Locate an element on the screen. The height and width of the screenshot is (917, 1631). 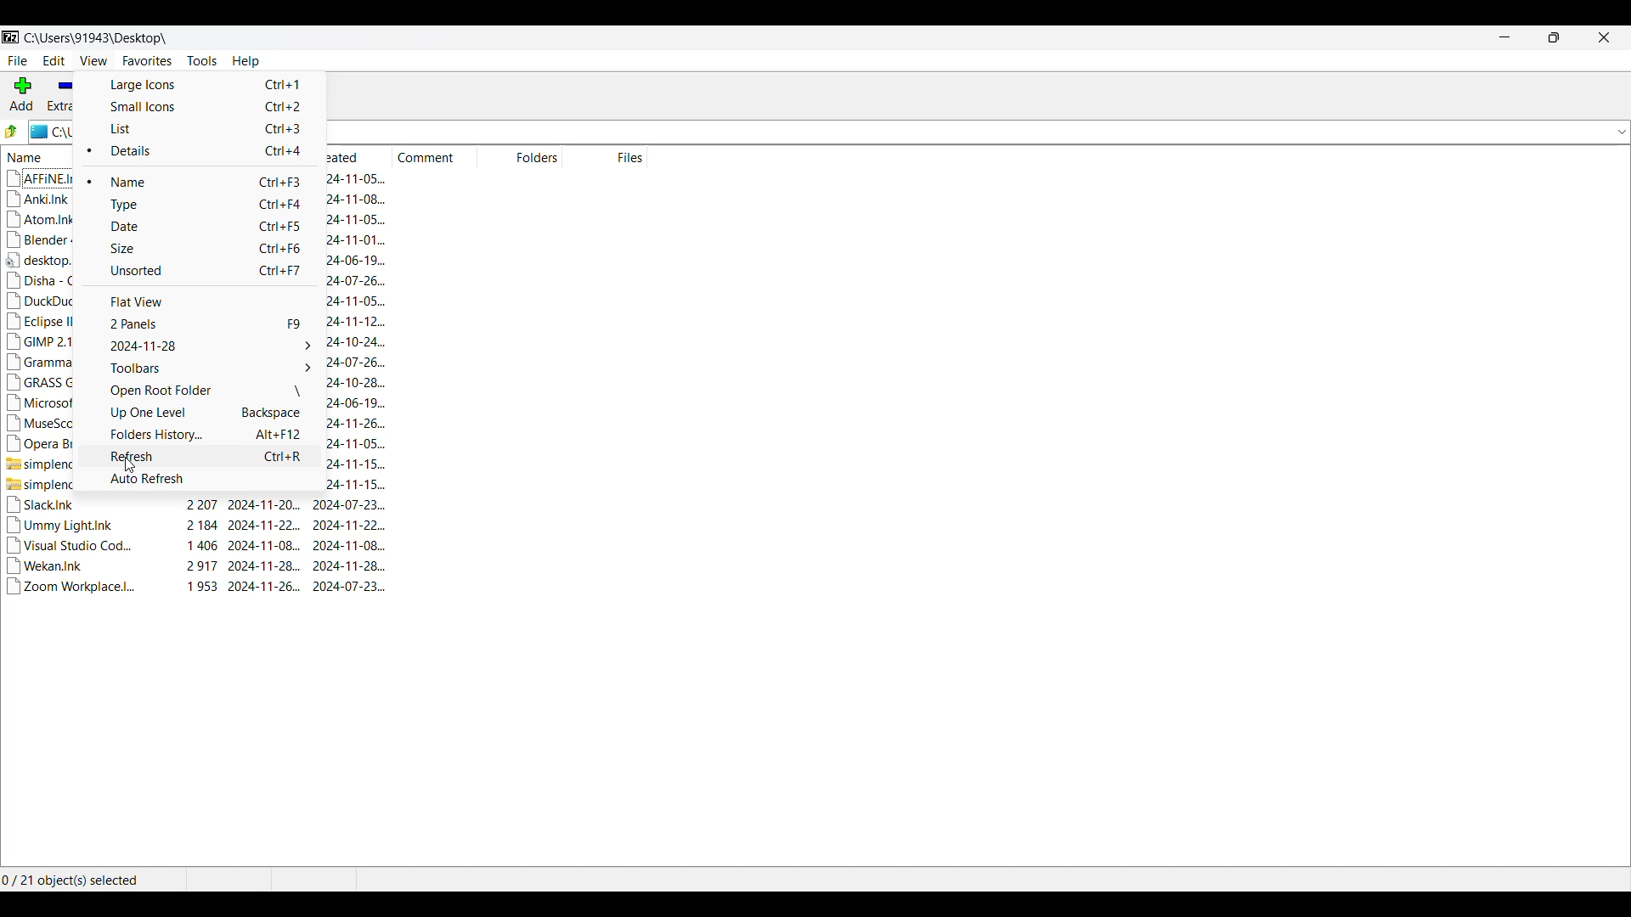
C:\Users\91943\Desktop\ is located at coordinates (91, 38).